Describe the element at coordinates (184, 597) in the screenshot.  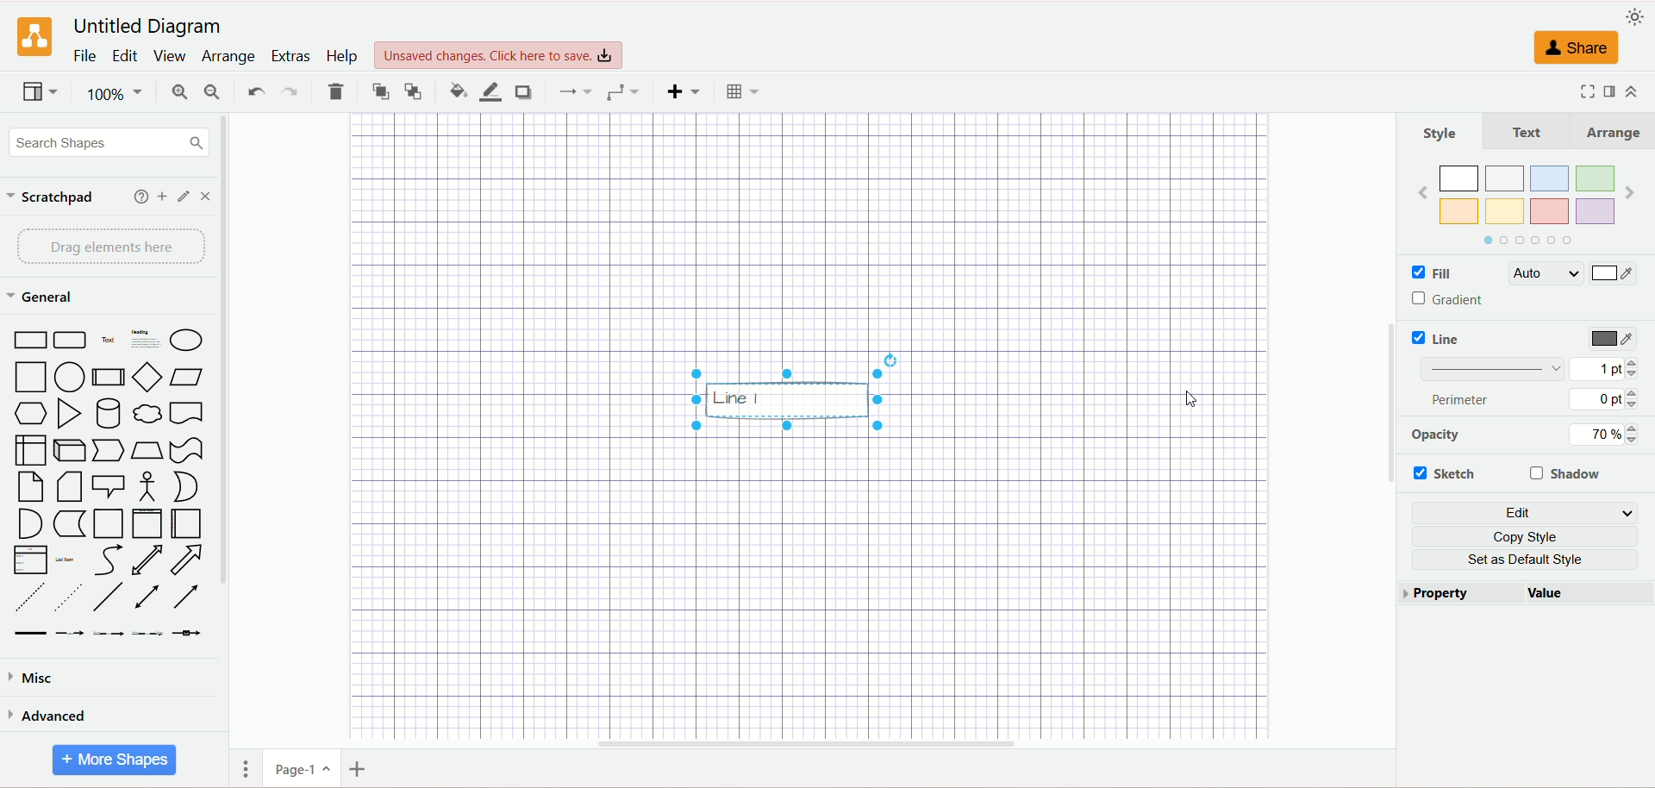
I see `Directional Arrow` at that location.